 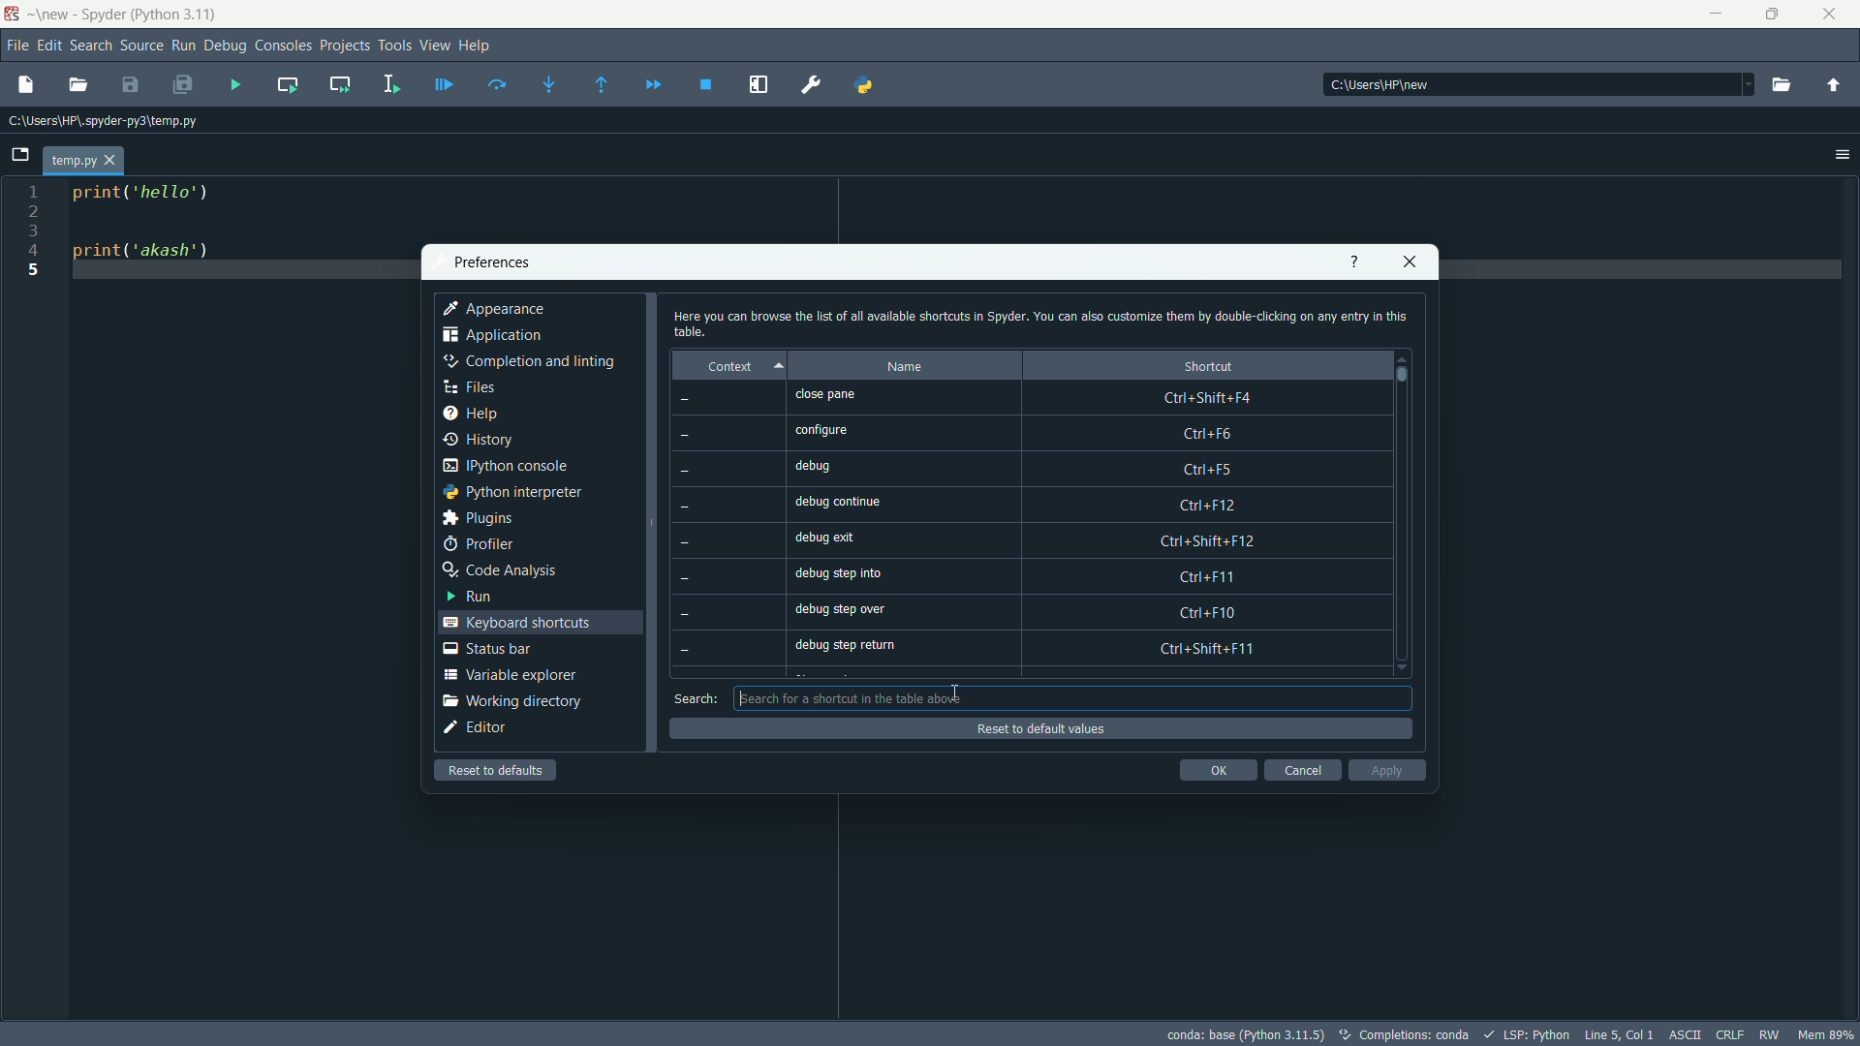 I want to click on cursor, so click(x=955, y=692).